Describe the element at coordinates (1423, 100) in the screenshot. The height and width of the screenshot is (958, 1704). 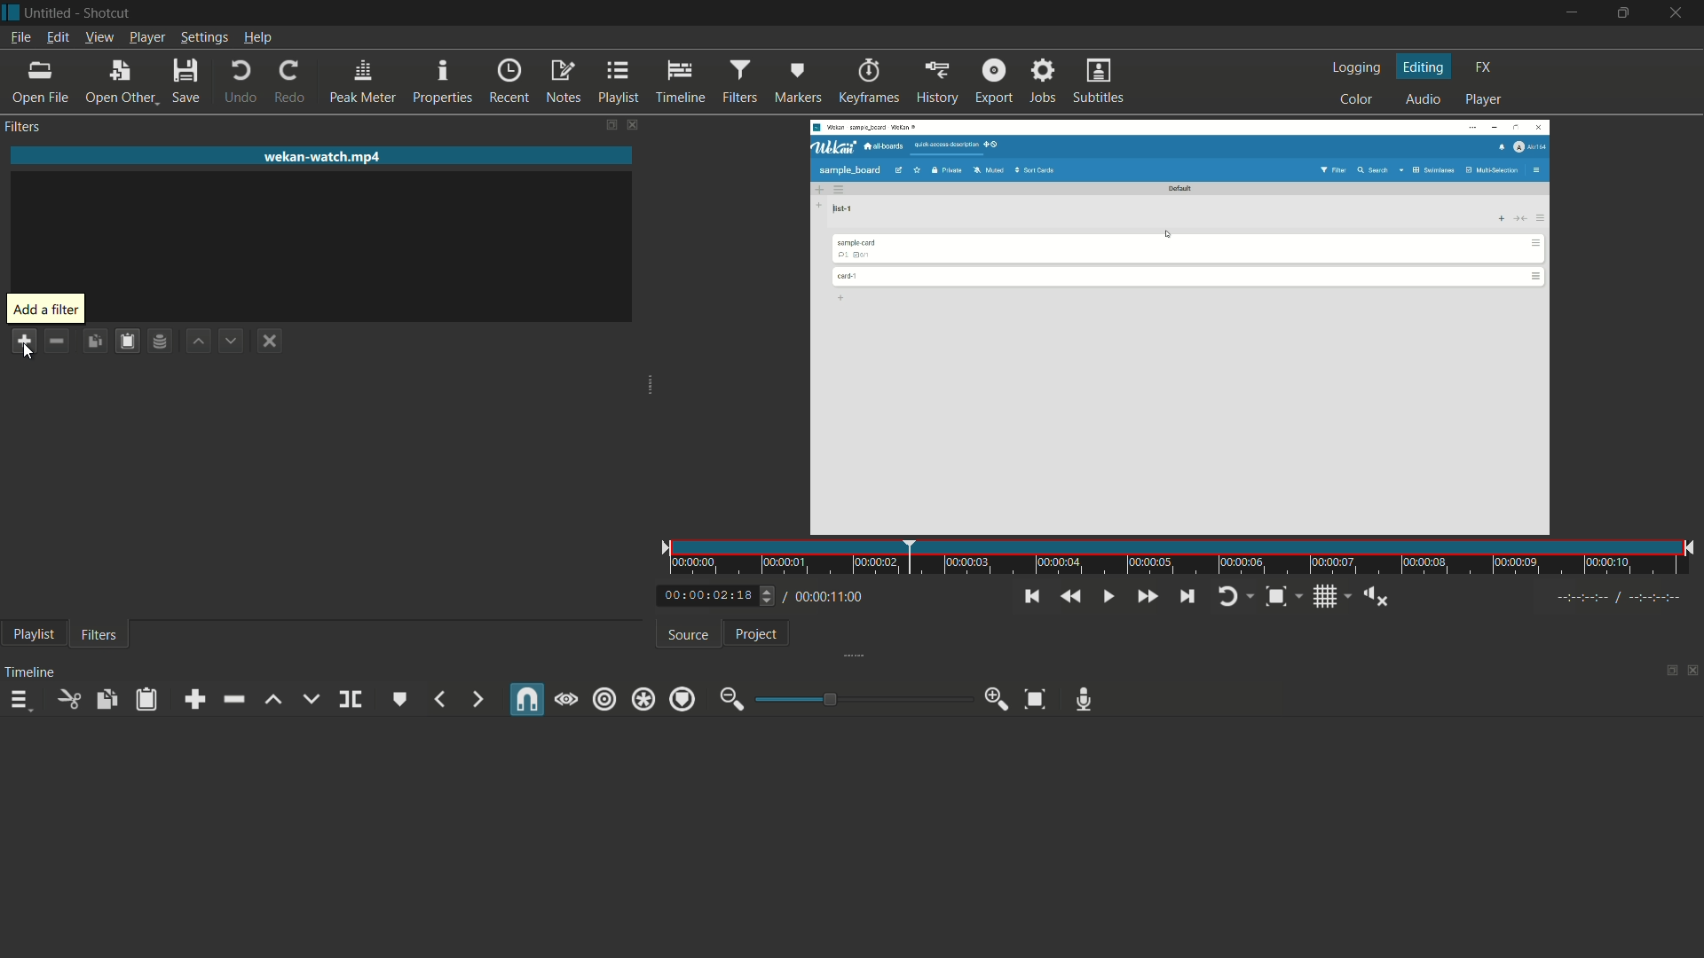
I see `audio` at that location.